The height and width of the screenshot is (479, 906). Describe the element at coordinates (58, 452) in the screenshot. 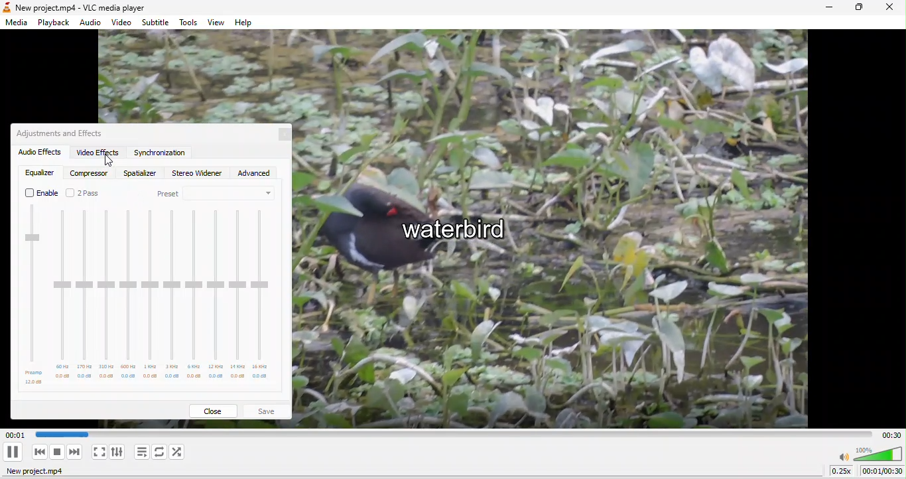

I see `stop playback` at that location.